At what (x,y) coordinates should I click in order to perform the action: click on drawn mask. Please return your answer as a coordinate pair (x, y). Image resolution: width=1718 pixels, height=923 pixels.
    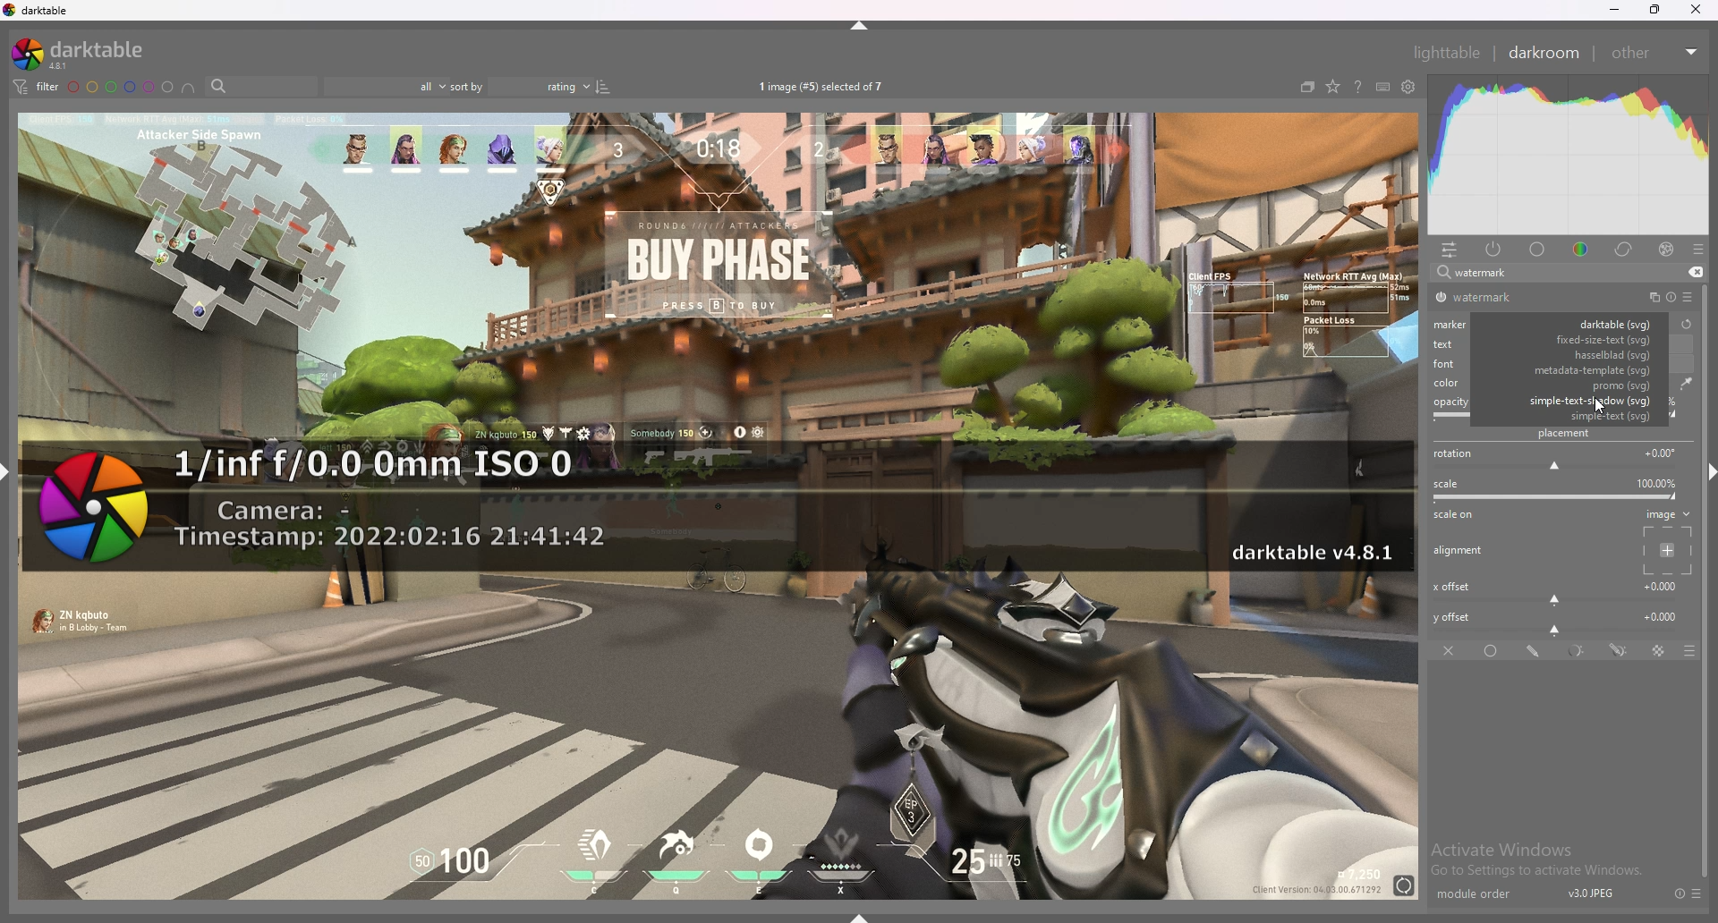
    Looking at the image, I should click on (1535, 651).